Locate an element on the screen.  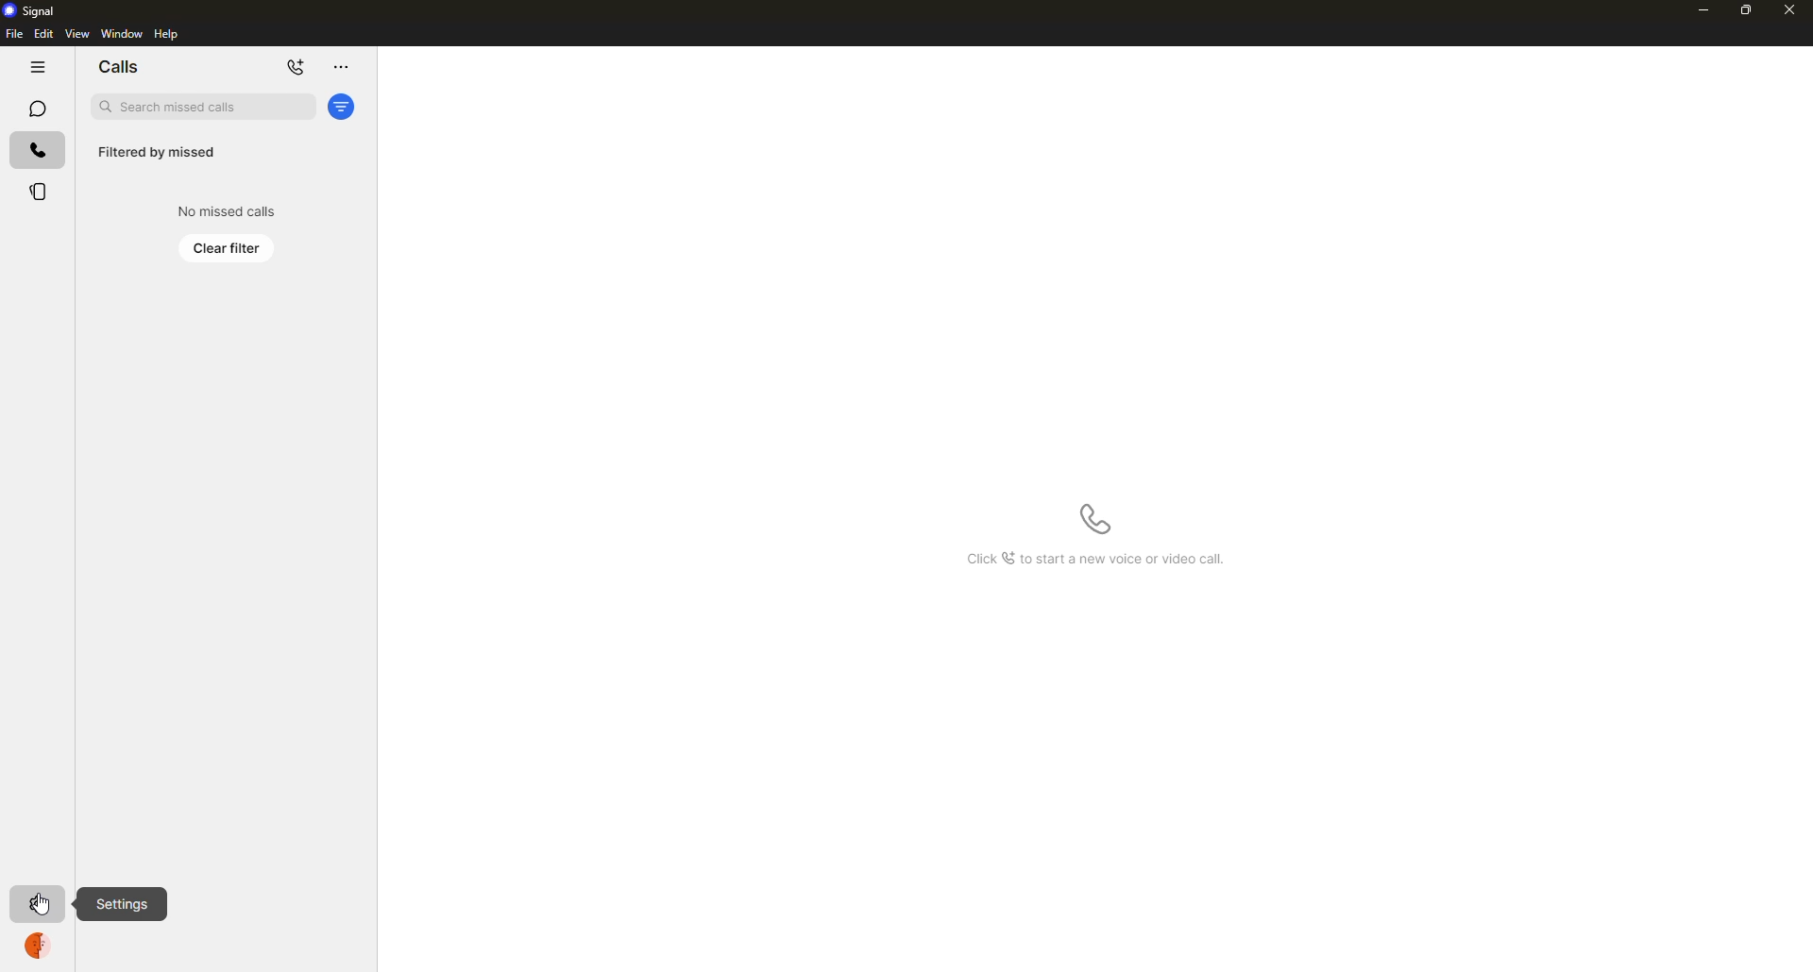
no missed calls is located at coordinates (229, 211).